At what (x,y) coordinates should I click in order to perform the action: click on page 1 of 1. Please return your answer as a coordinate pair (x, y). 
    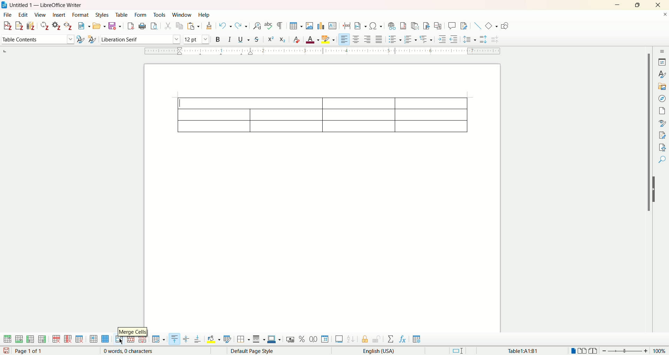
    Looking at the image, I should click on (35, 351).